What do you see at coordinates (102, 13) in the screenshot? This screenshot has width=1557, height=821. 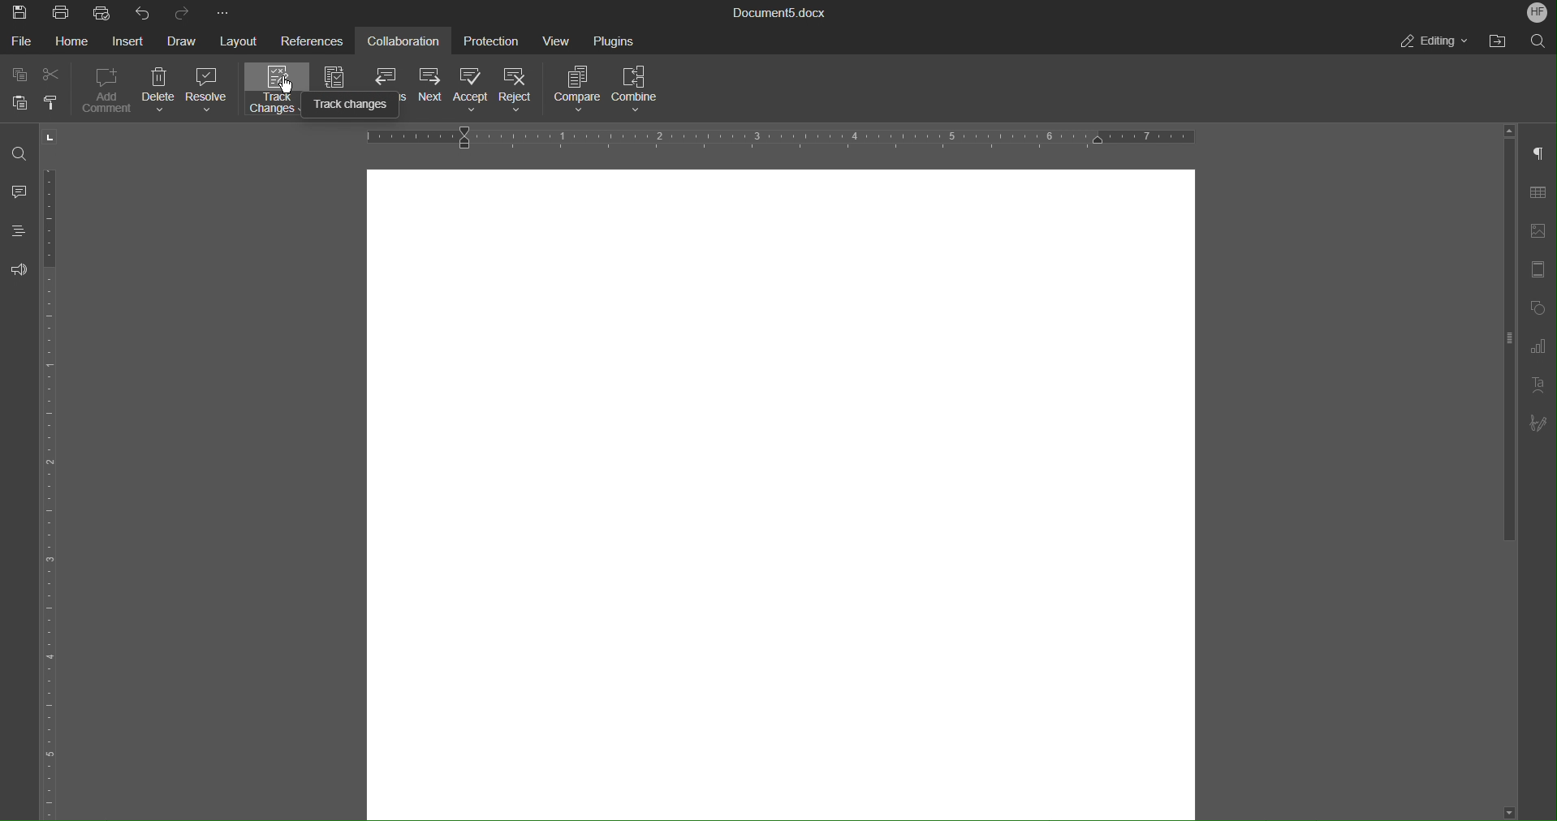 I see `Quick Print` at bounding box center [102, 13].